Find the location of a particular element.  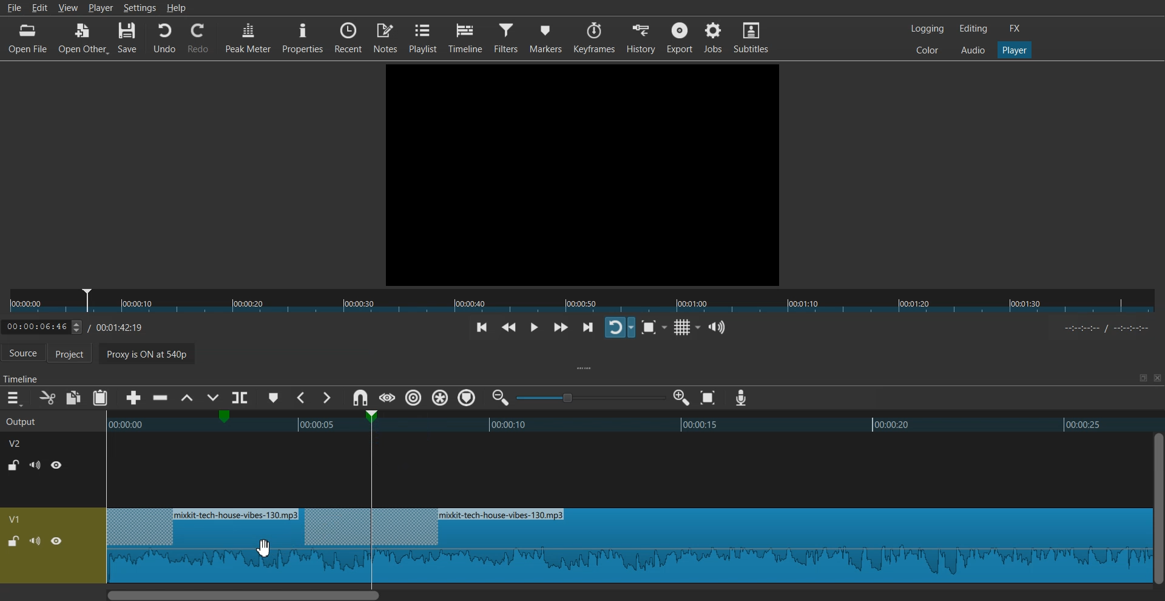

Settings is located at coordinates (140, 7).